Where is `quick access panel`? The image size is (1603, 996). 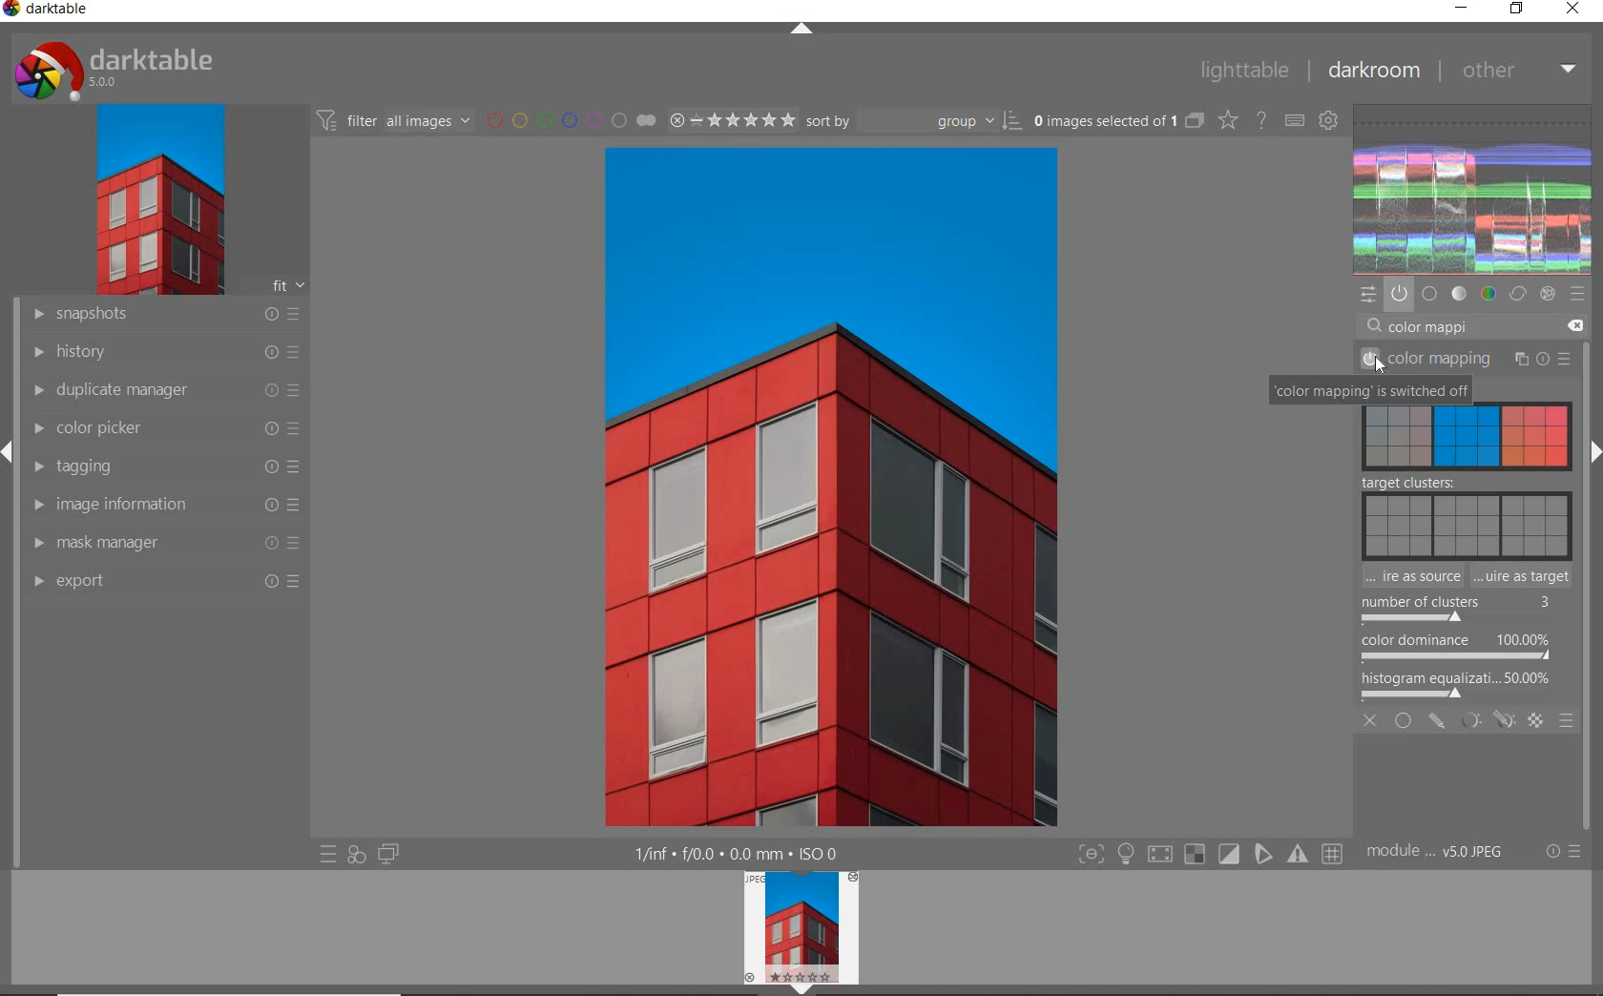 quick access panel is located at coordinates (1370, 294).